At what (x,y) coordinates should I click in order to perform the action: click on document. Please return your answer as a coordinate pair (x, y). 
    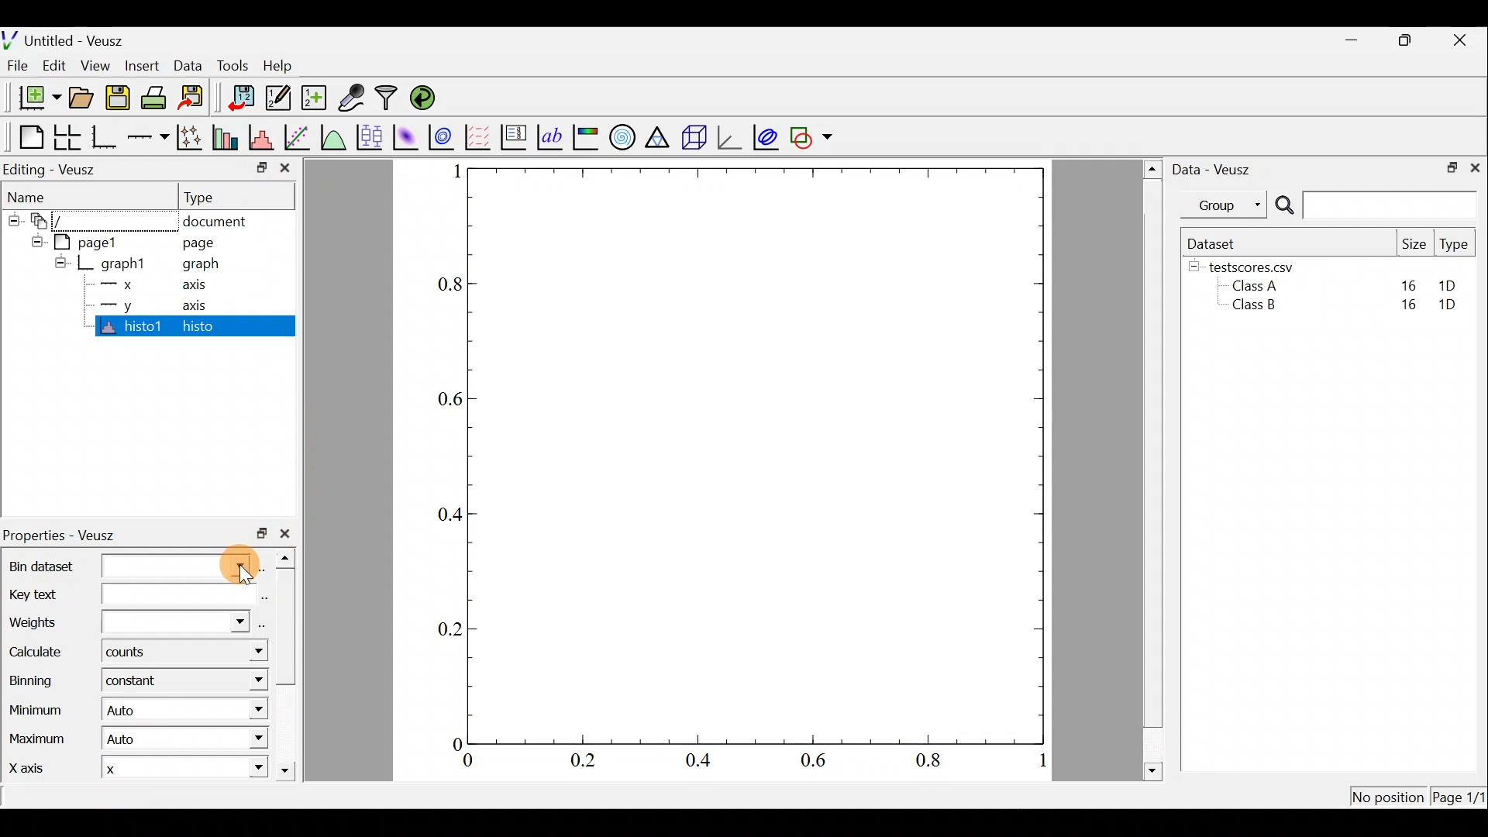
    Looking at the image, I should click on (223, 222).